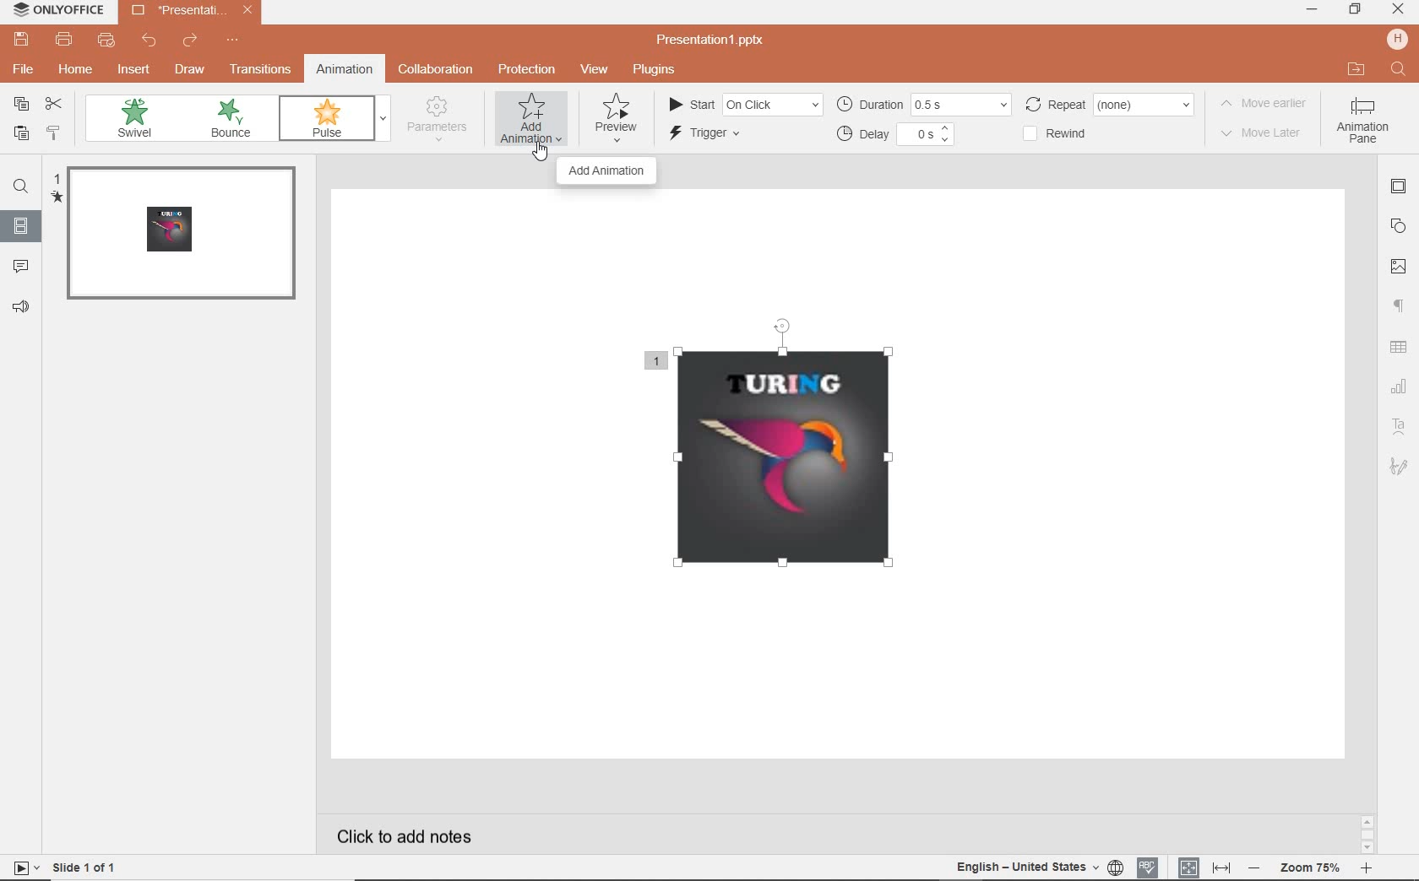 The image size is (1419, 881). I want to click on bounce, so click(232, 120).